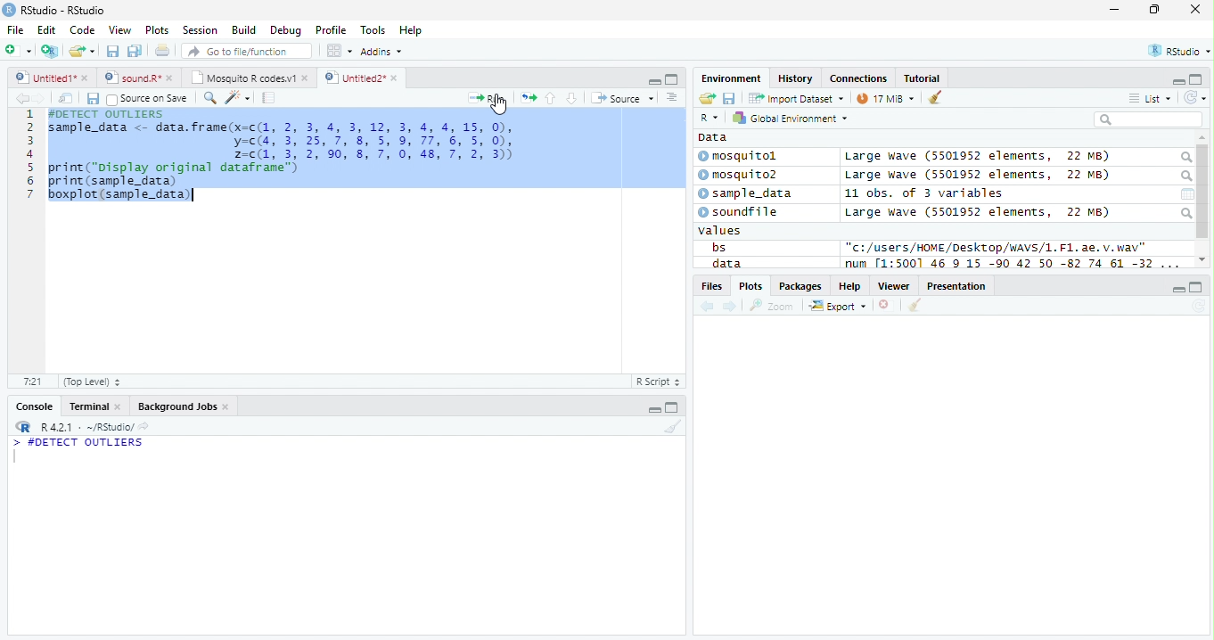 The height and width of the screenshot is (640, 1214). Describe the element at coordinates (500, 105) in the screenshot. I see `cursor` at that location.